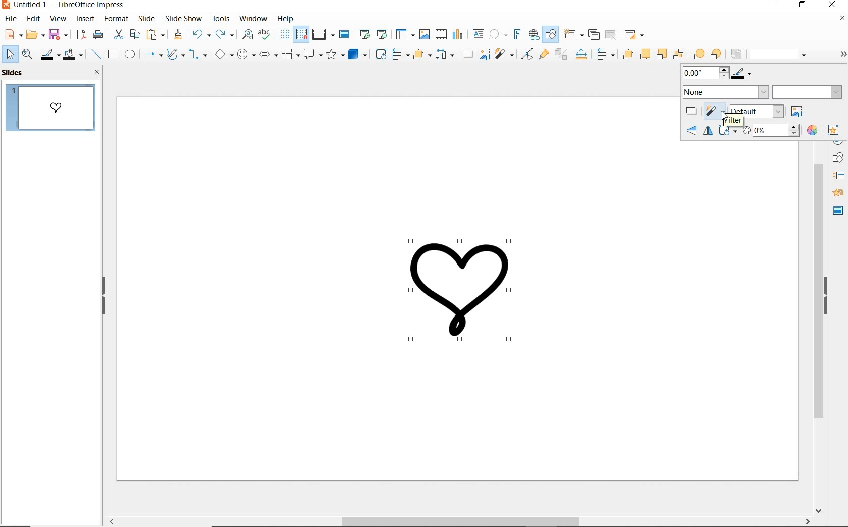 The image size is (848, 527). What do you see at coordinates (14, 73) in the screenshot?
I see `SLIDES` at bounding box center [14, 73].